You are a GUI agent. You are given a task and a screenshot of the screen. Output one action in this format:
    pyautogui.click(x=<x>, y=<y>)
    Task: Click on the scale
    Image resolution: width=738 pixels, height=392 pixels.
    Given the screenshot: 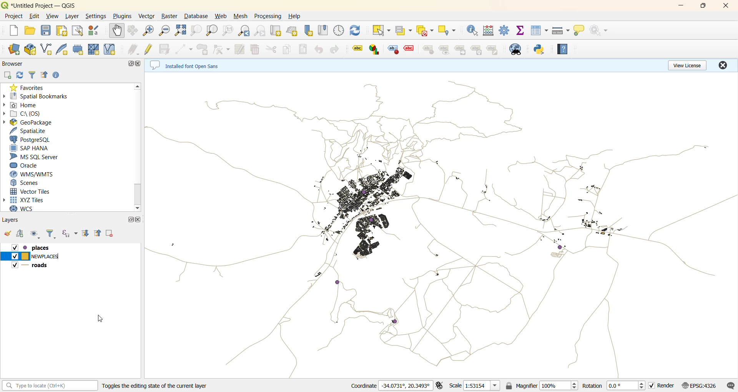 What is the action you would take?
    pyautogui.click(x=482, y=387)
    